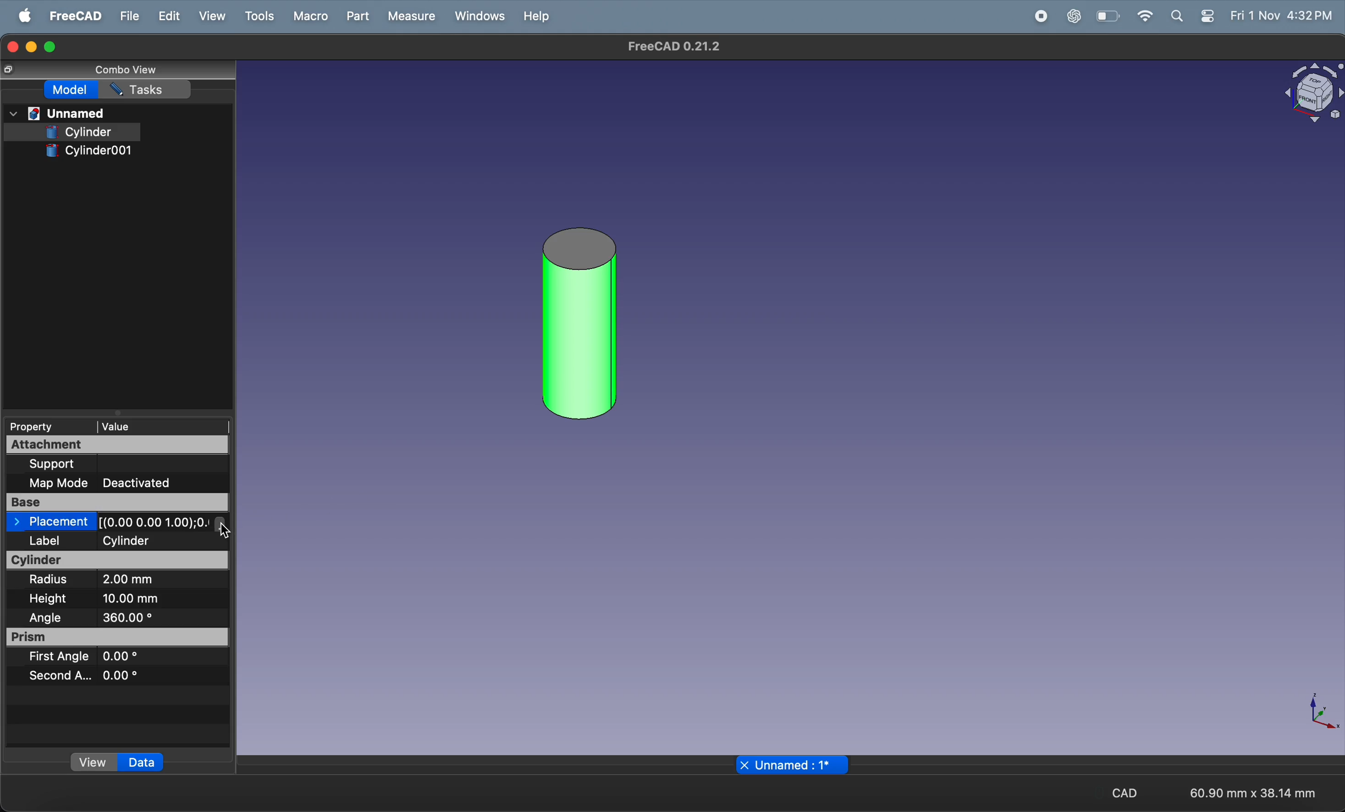 The width and height of the screenshot is (1345, 812). What do you see at coordinates (163, 426) in the screenshot?
I see `value` at bounding box center [163, 426].